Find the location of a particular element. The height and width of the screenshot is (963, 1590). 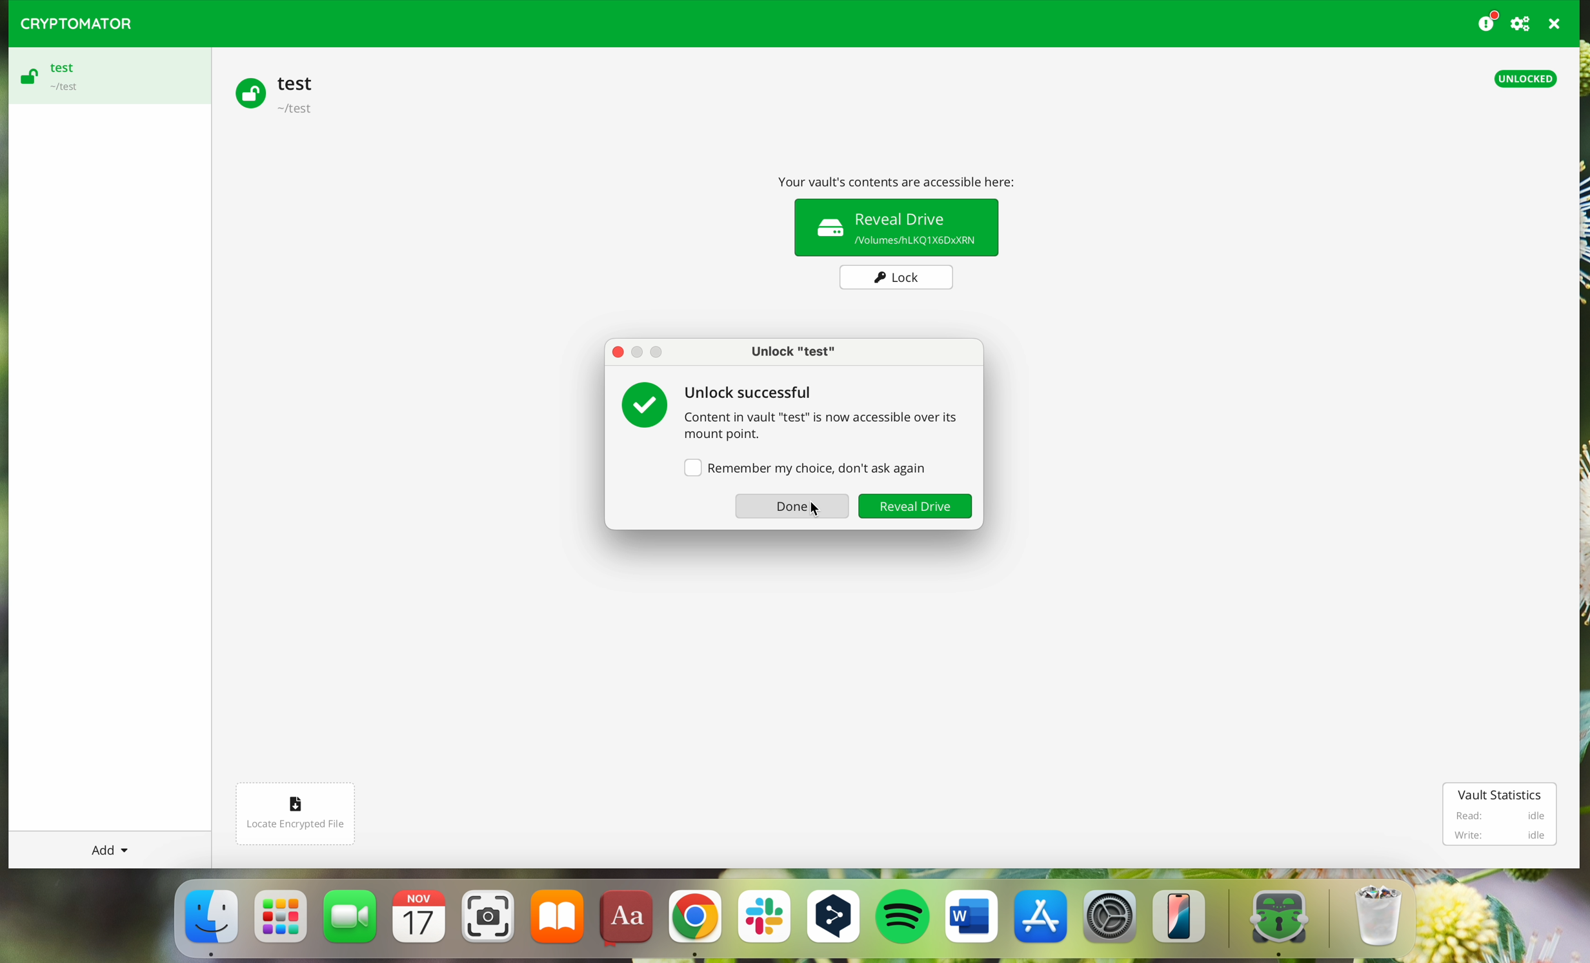

Tick icon is located at coordinates (643, 410).